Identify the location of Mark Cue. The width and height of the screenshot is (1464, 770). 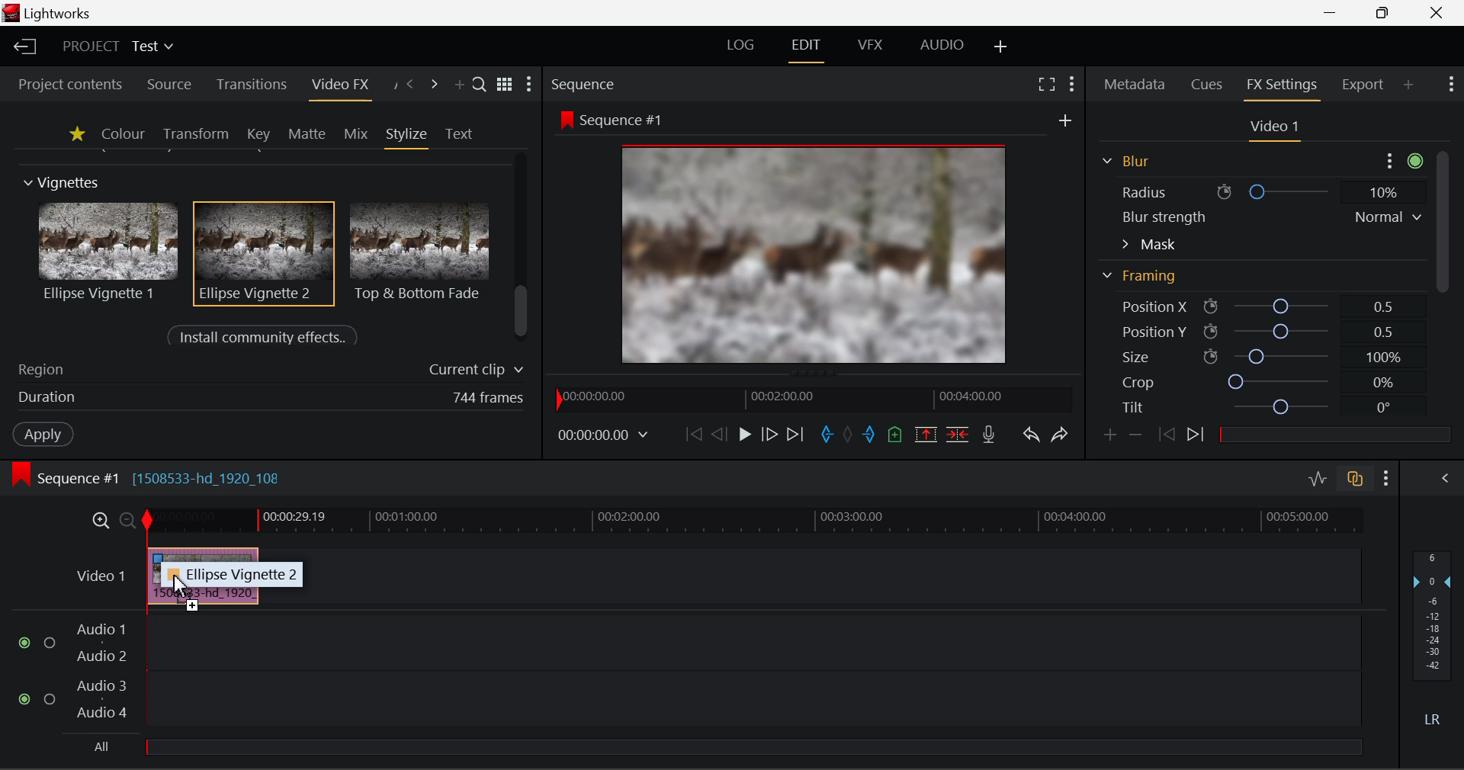
(896, 434).